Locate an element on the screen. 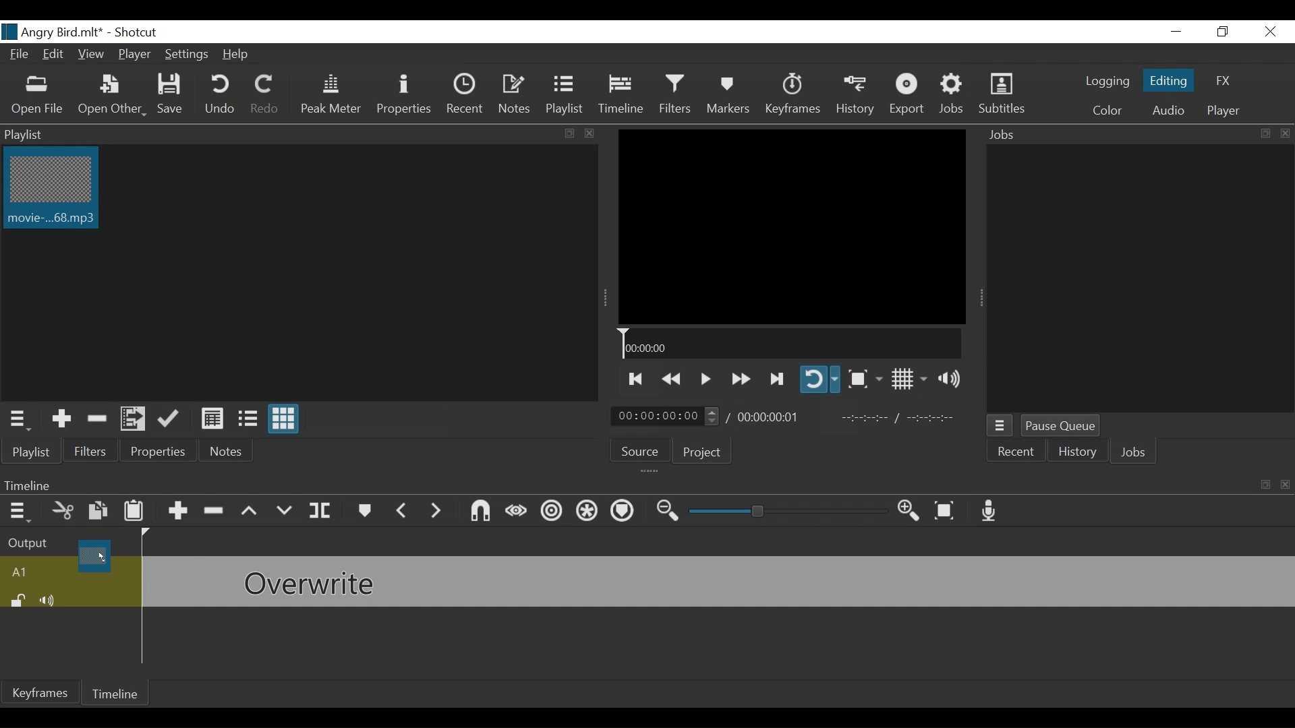 Image resolution: width=1295 pixels, height=728 pixels. Skip to the next to point is located at coordinates (637, 377).